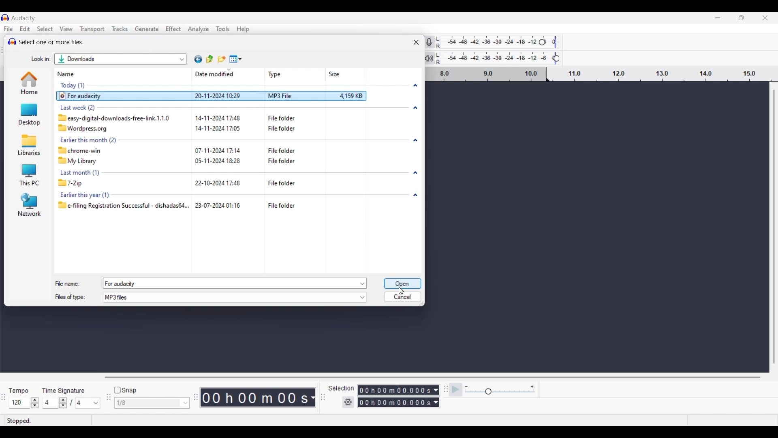  What do you see at coordinates (765, 18) in the screenshot?
I see `Close interface` at bounding box center [765, 18].